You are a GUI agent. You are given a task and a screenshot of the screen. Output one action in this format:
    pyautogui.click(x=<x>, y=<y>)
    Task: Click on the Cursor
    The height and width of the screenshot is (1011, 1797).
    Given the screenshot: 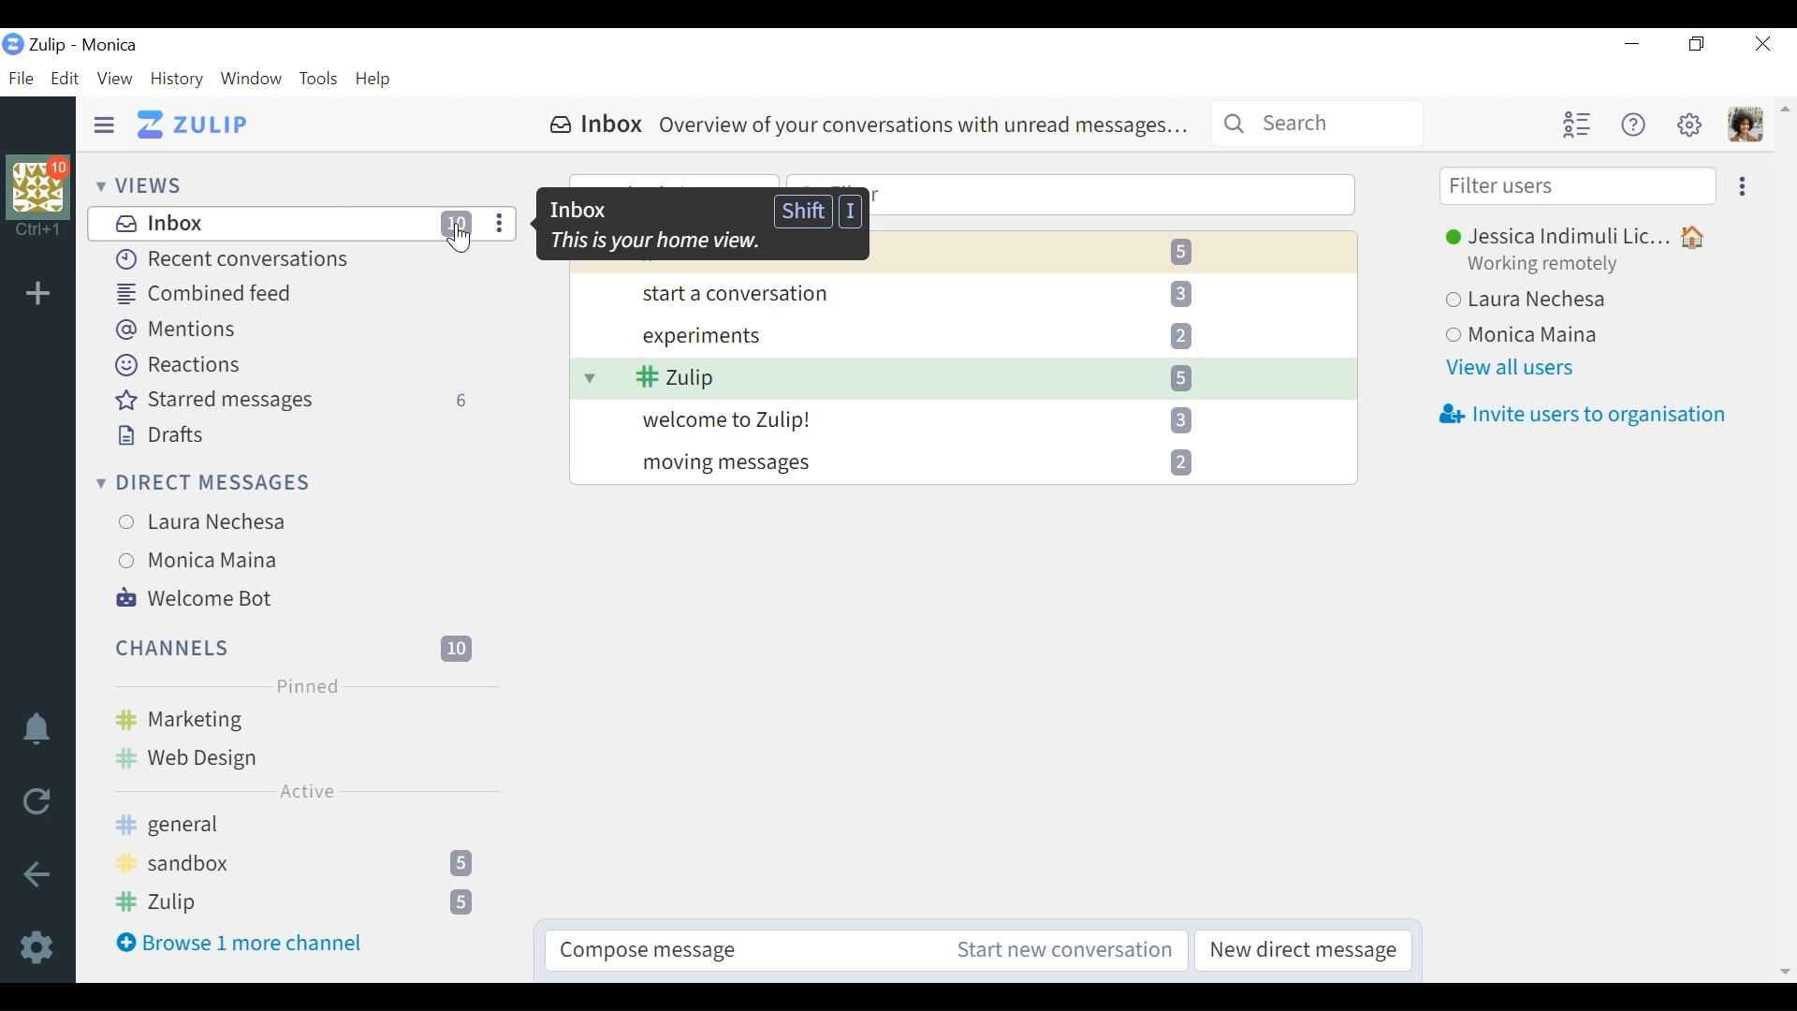 What is the action you would take?
    pyautogui.click(x=461, y=241)
    